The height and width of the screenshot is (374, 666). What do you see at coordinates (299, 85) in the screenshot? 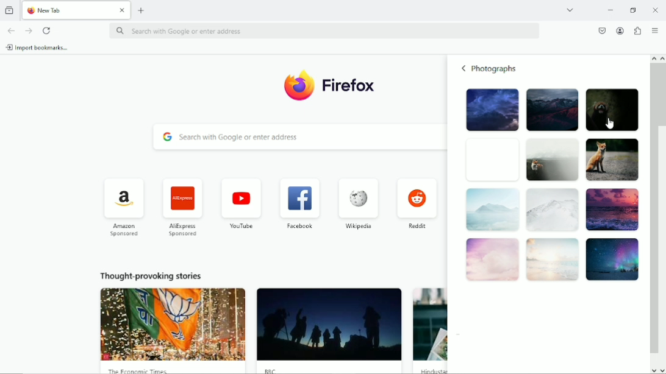
I see `Logo` at bounding box center [299, 85].